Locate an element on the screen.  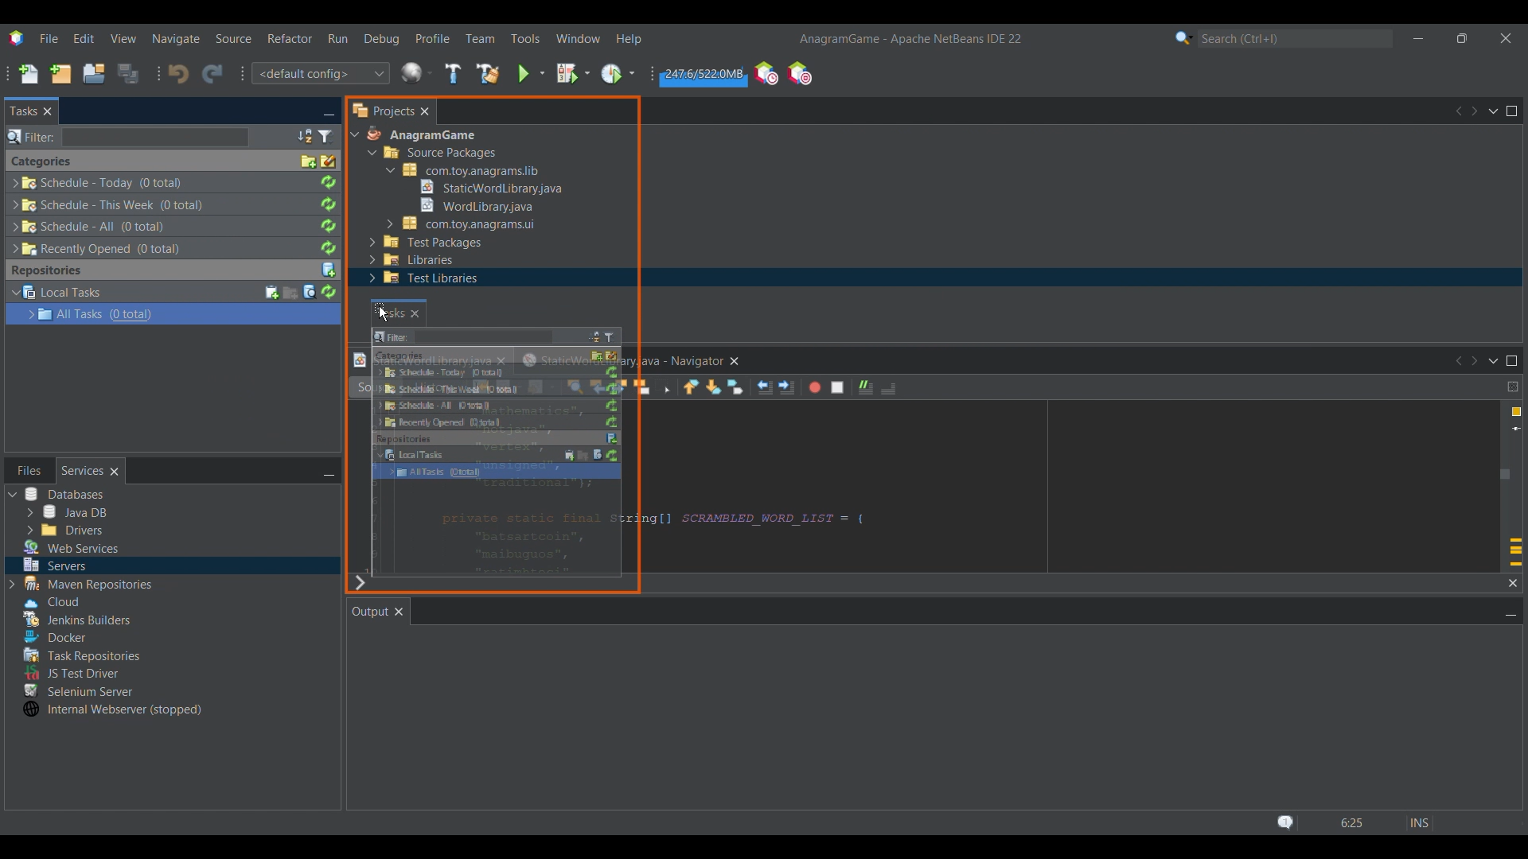
Uncomment is located at coordinates (888, 388).